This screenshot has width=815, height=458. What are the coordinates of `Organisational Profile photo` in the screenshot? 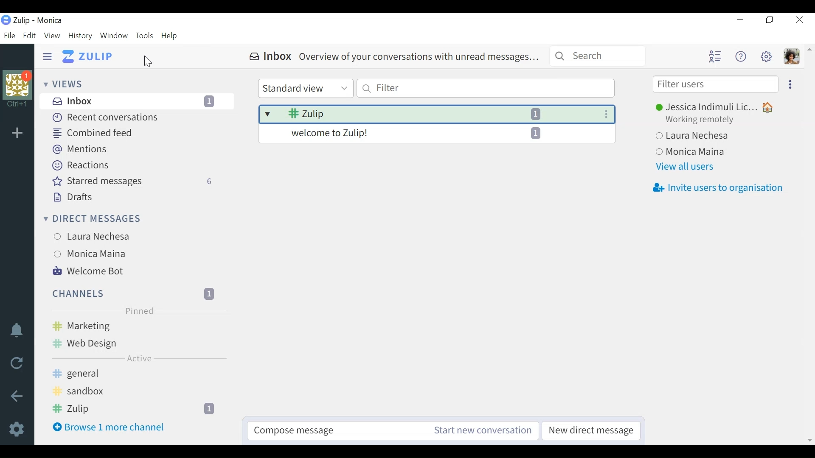 It's located at (17, 90).